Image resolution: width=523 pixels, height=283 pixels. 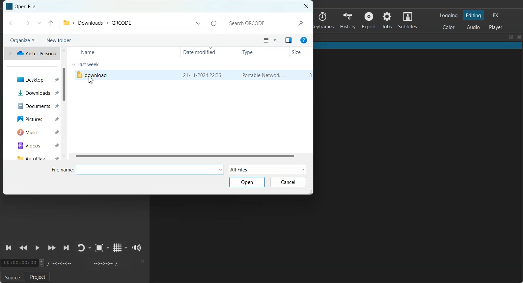 What do you see at coordinates (39, 277) in the screenshot?
I see `Project` at bounding box center [39, 277].